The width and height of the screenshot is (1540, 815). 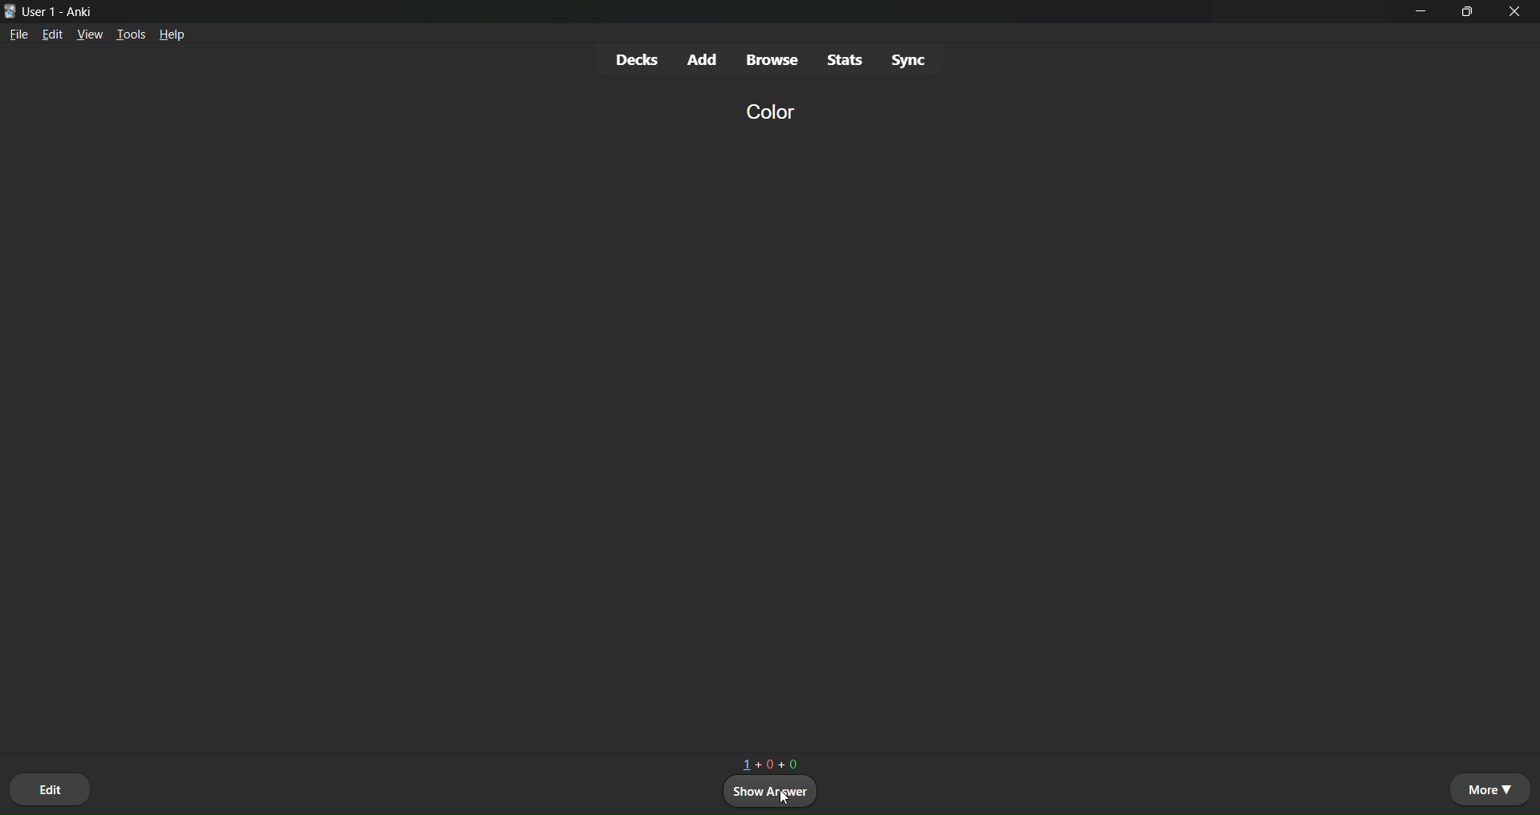 What do you see at coordinates (636, 59) in the screenshot?
I see `decks` at bounding box center [636, 59].